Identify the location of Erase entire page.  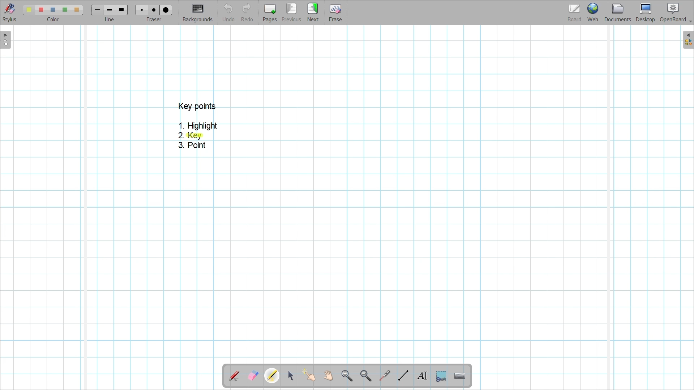
(335, 13).